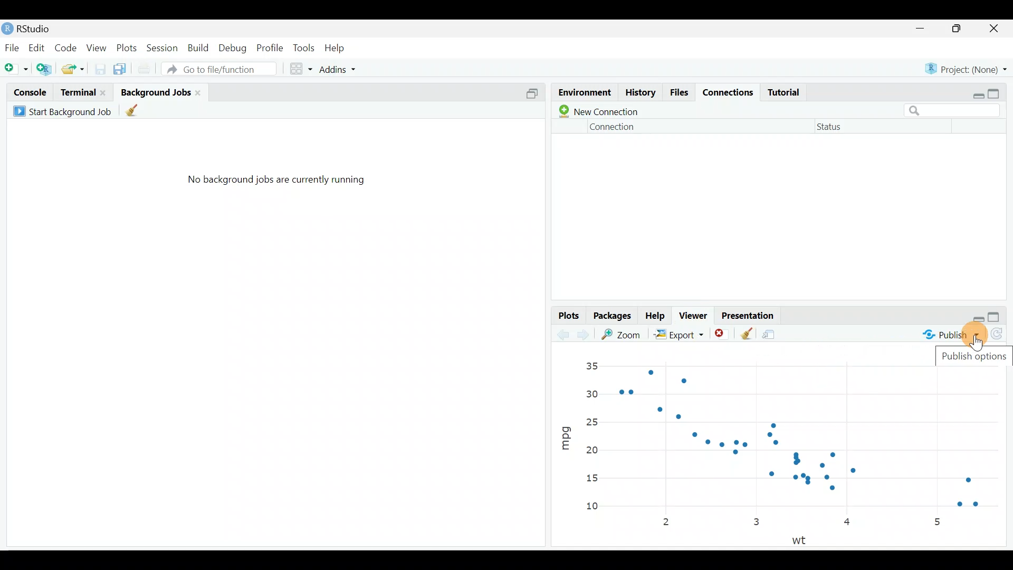 This screenshot has width=1013, height=570. I want to click on Cursor, so click(960, 336).